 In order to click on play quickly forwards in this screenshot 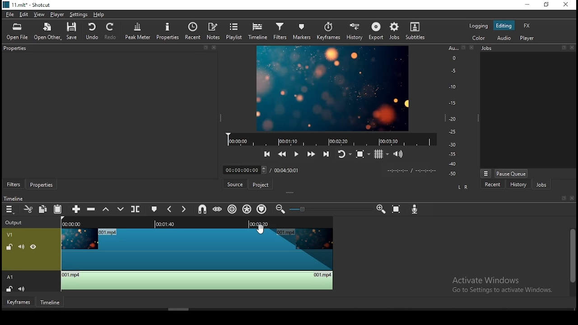, I will do `click(311, 156)`.